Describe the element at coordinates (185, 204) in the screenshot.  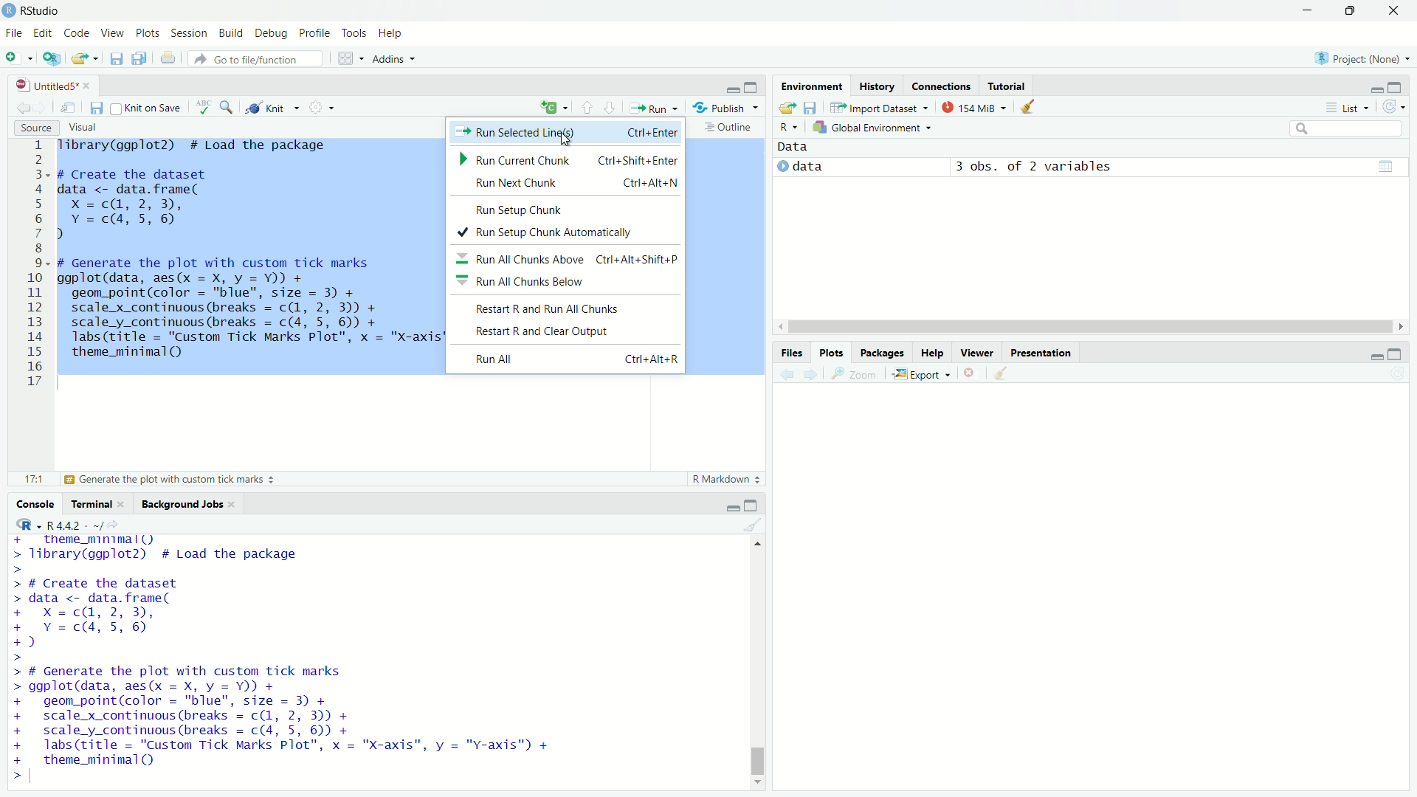
I see `code to create the dataset` at that location.